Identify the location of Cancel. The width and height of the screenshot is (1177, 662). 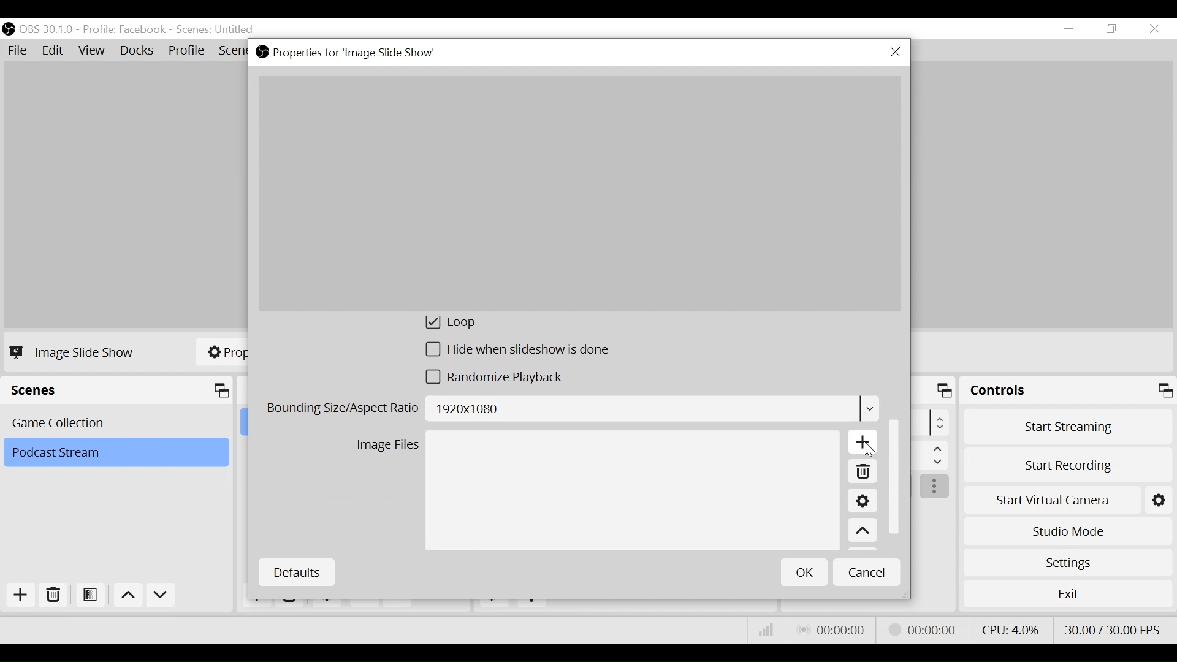
(867, 571).